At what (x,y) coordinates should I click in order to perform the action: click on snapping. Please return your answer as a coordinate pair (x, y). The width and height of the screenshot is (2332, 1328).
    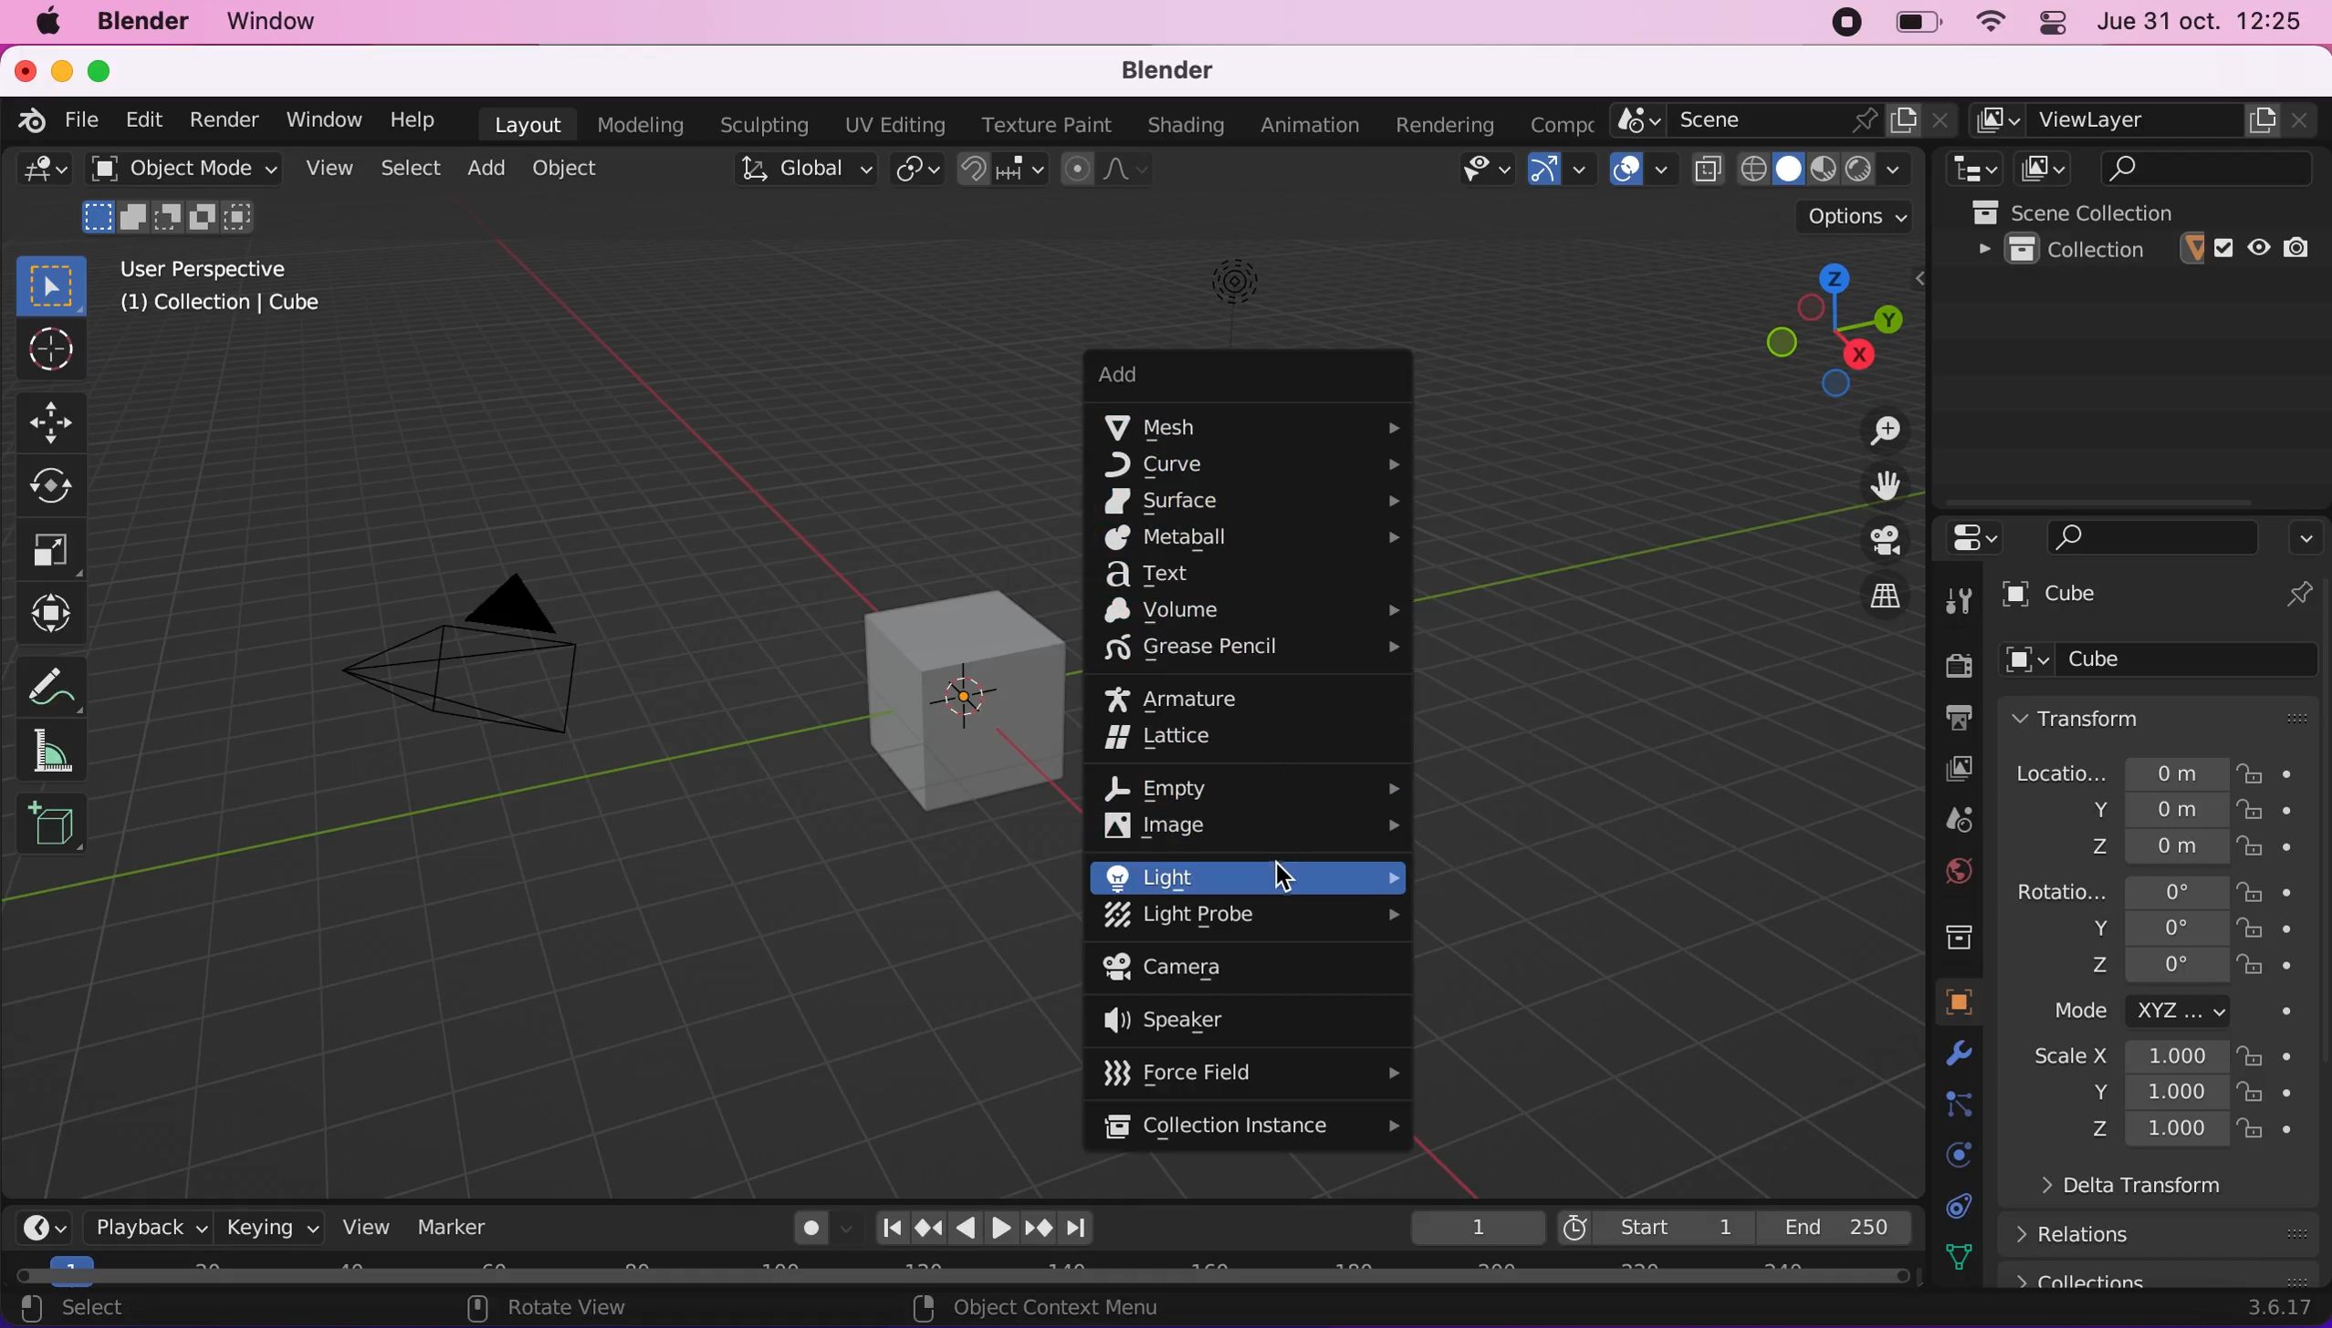
    Looking at the image, I should click on (1006, 171).